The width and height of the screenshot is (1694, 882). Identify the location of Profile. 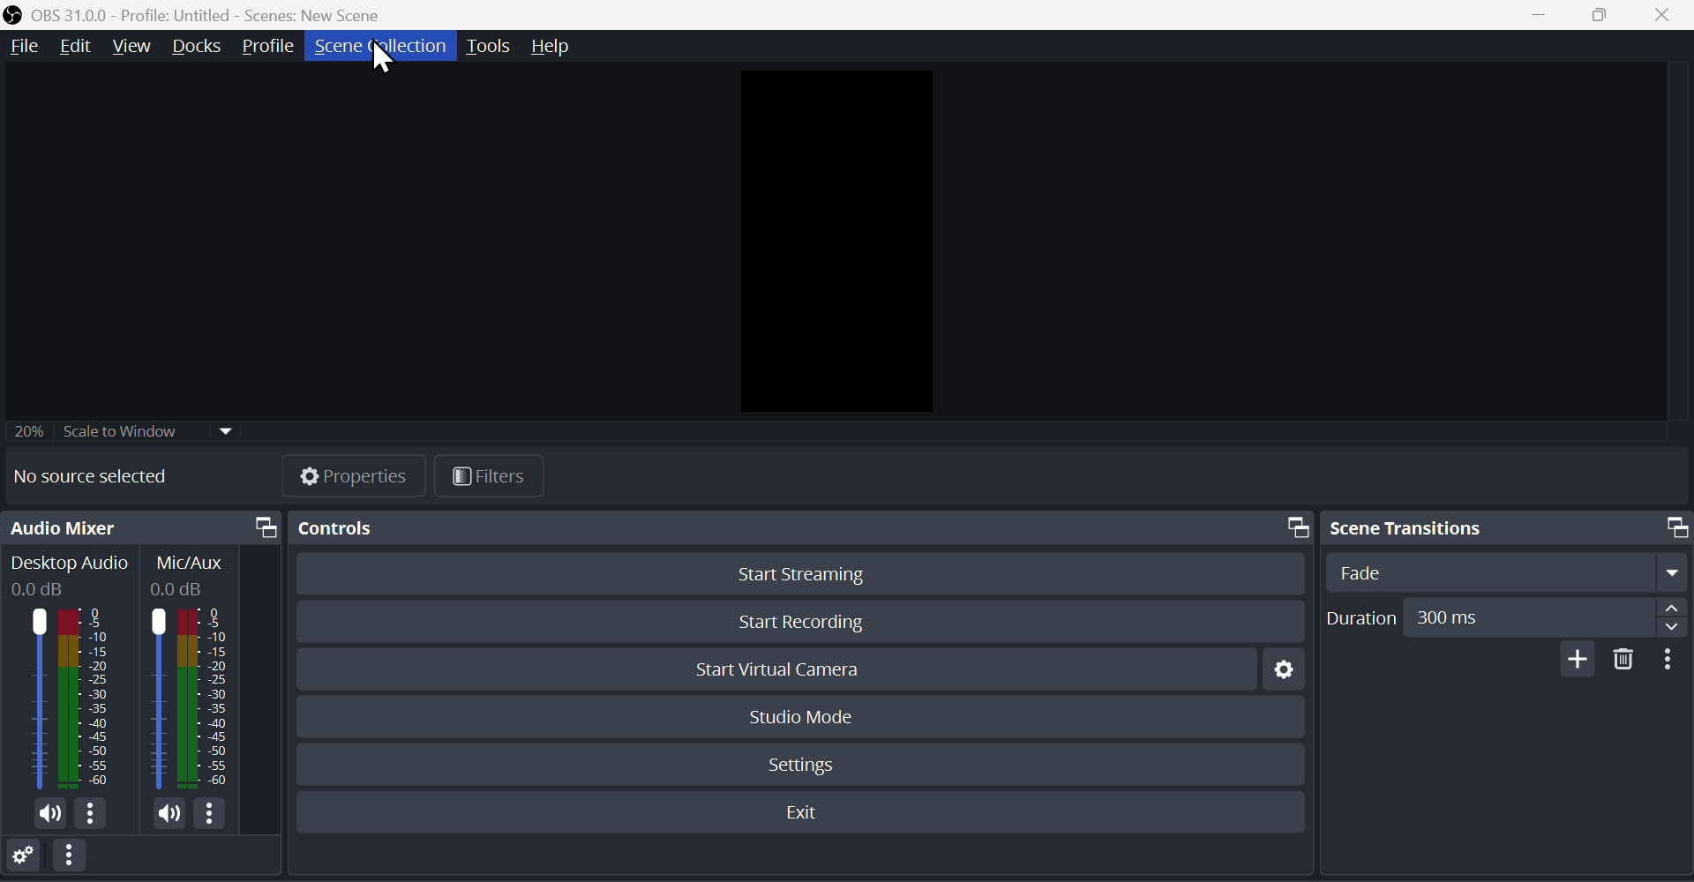
(273, 45).